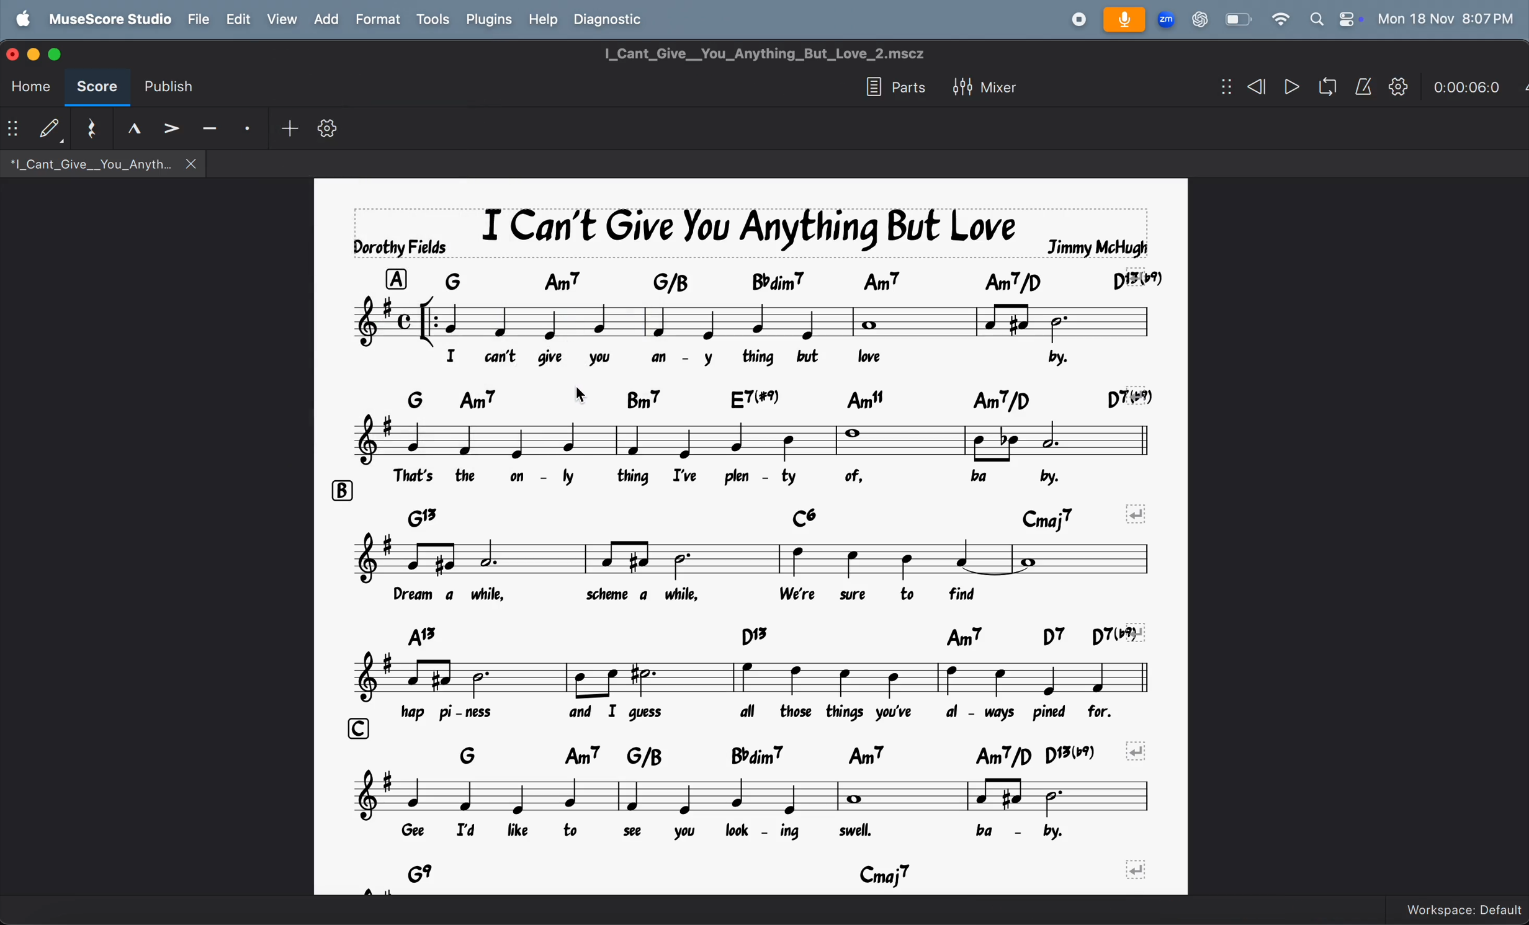 This screenshot has width=1529, height=925. Describe the element at coordinates (286, 126) in the screenshot. I see `add` at that location.